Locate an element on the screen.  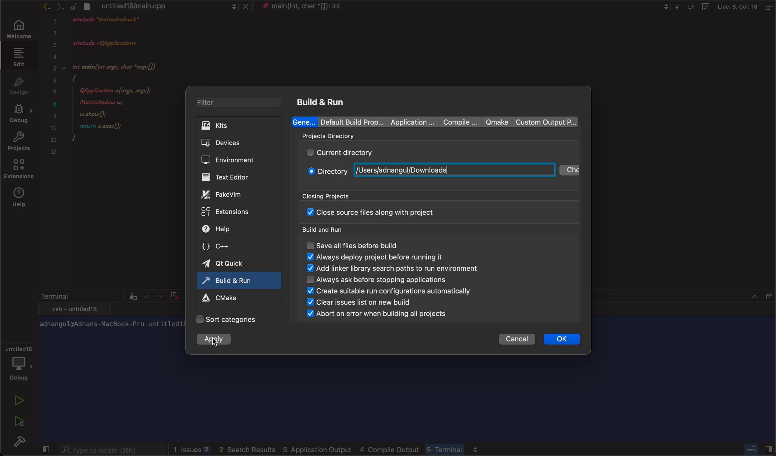
kits is located at coordinates (239, 125).